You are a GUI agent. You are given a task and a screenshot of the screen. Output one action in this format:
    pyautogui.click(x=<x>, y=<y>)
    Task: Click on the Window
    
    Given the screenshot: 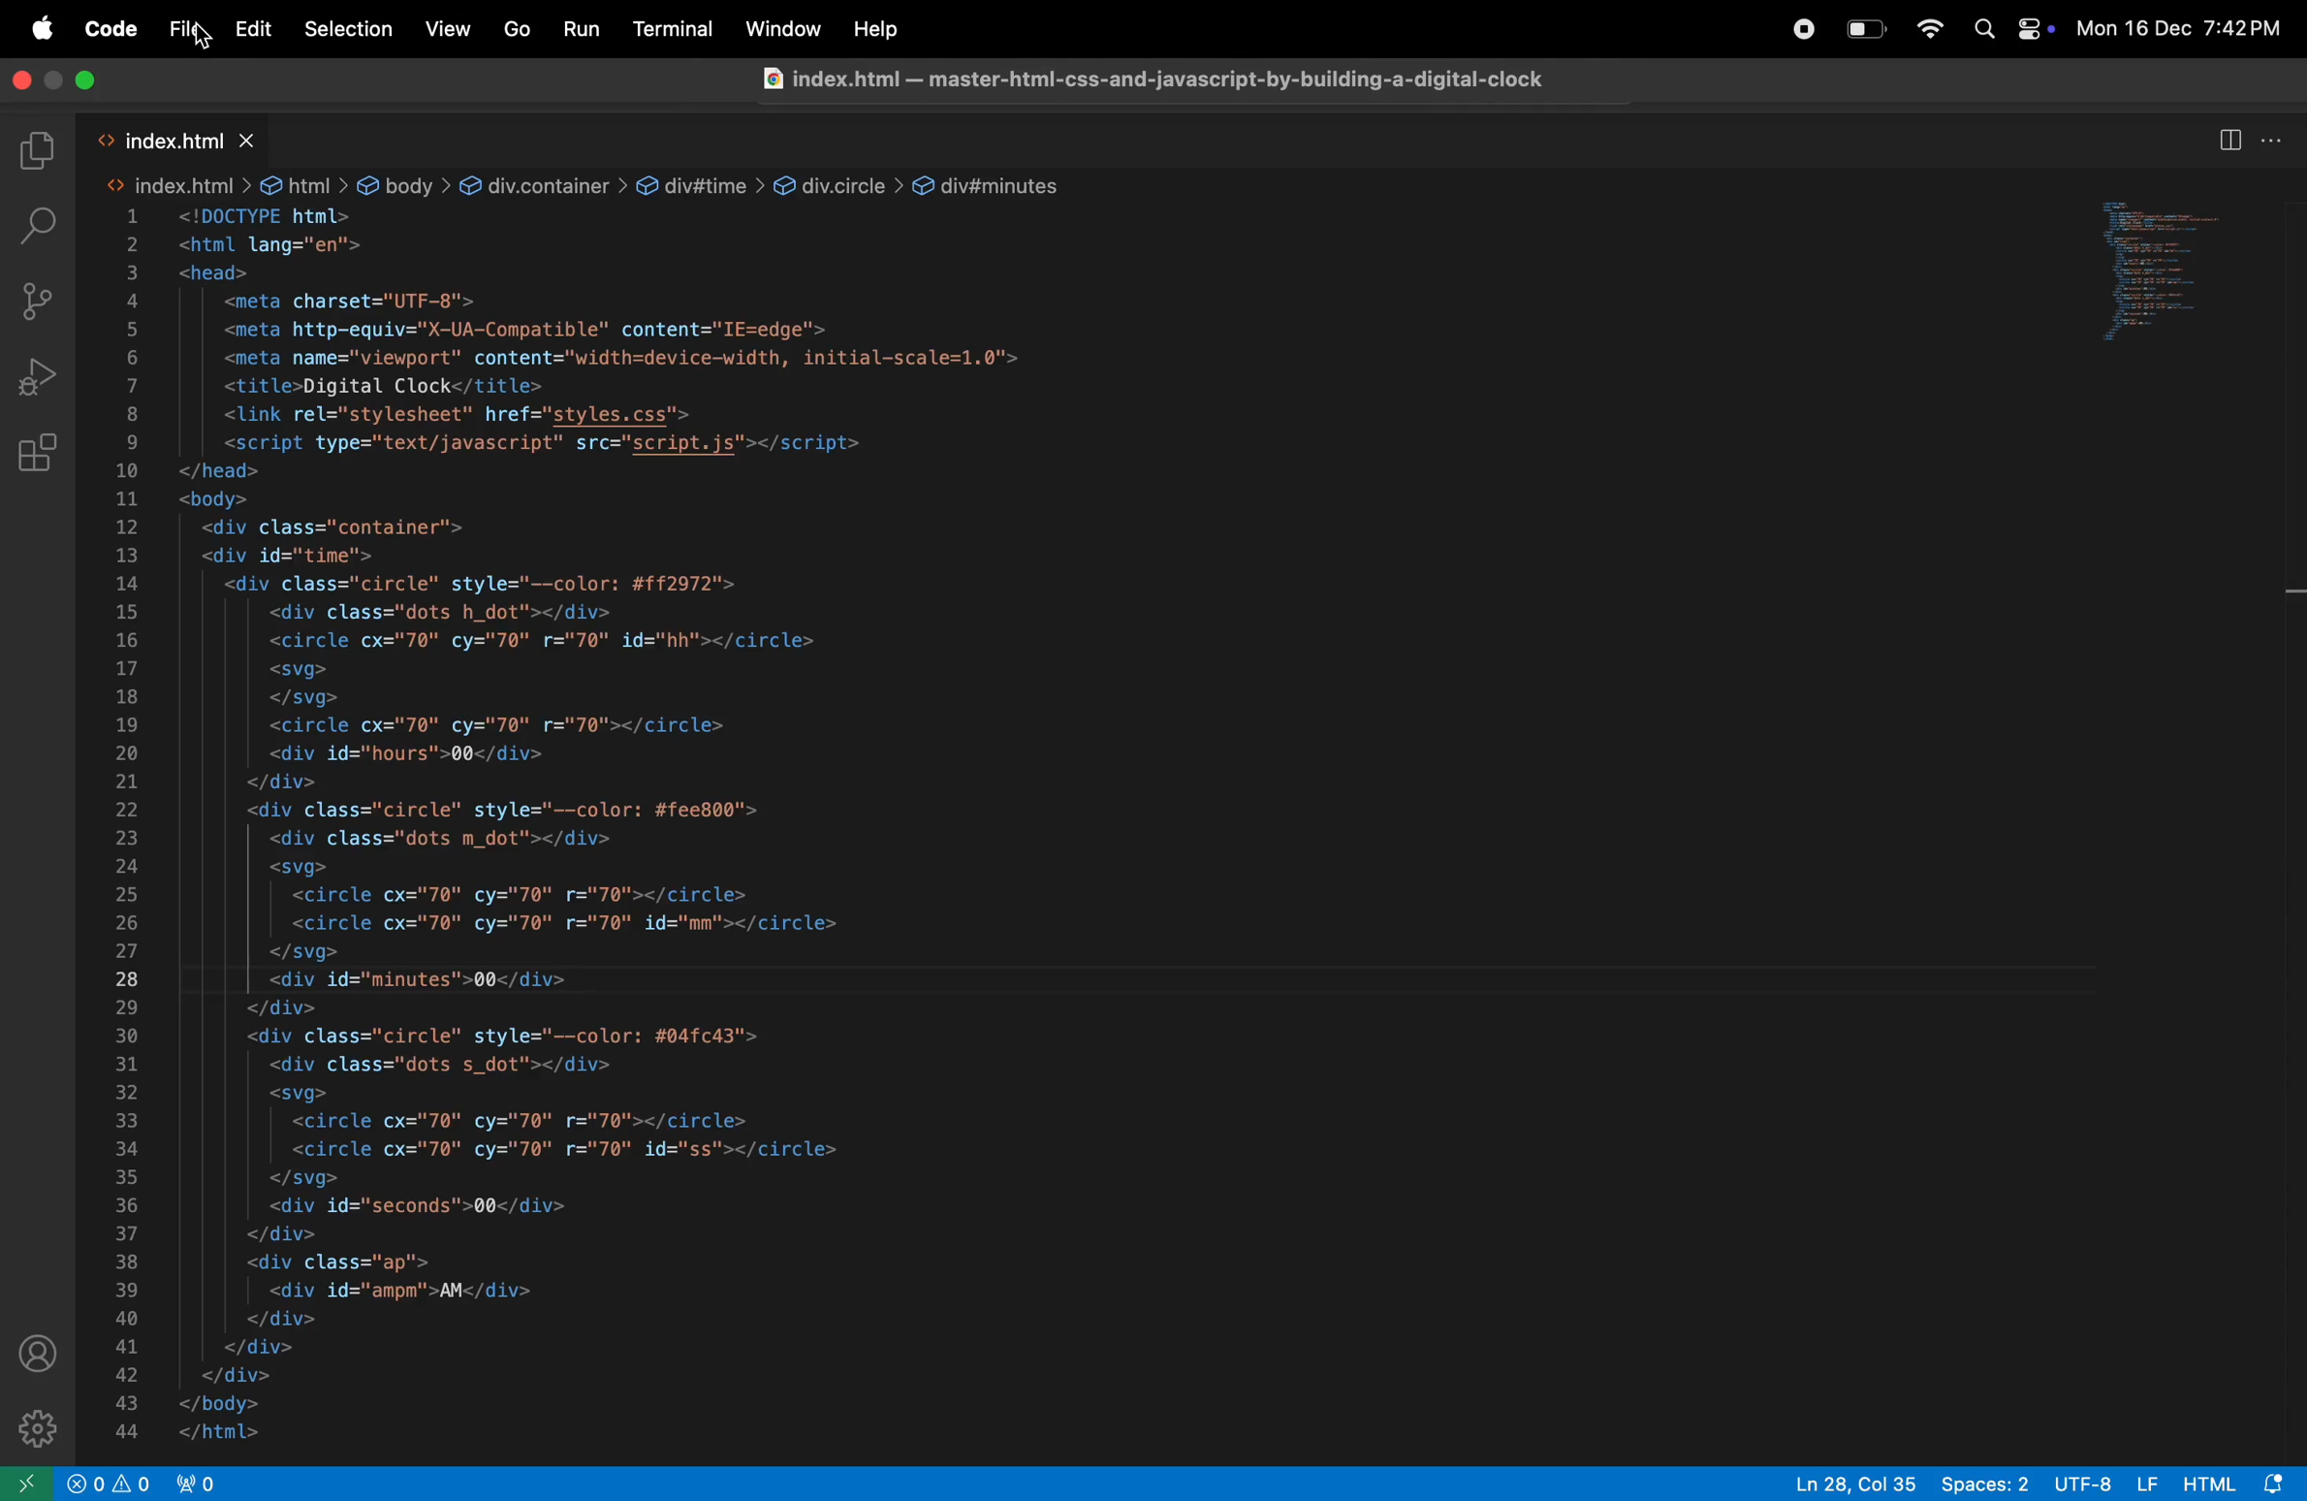 What is the action you would take?
    pyautogui.click(x=782, y=28)
    